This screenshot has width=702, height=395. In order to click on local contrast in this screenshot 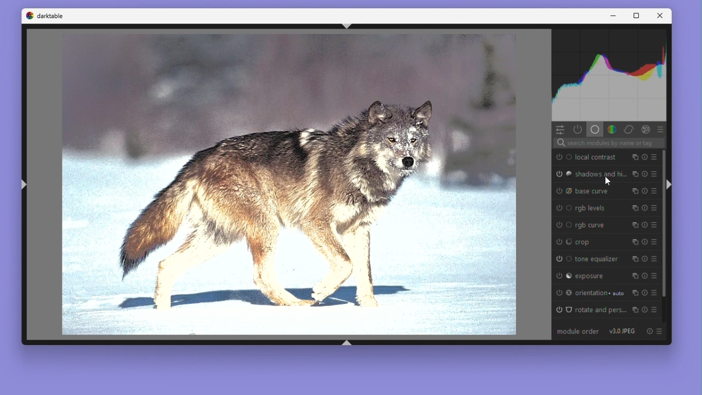, I will do `click(596, 157)`.